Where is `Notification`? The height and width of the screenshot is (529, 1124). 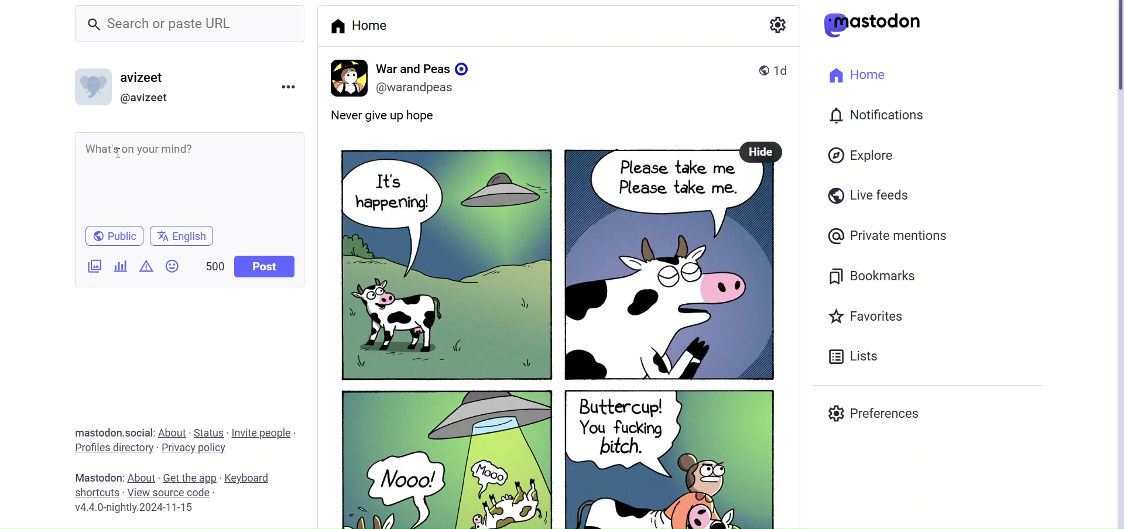 Notification is located at coordinates (878, 114).